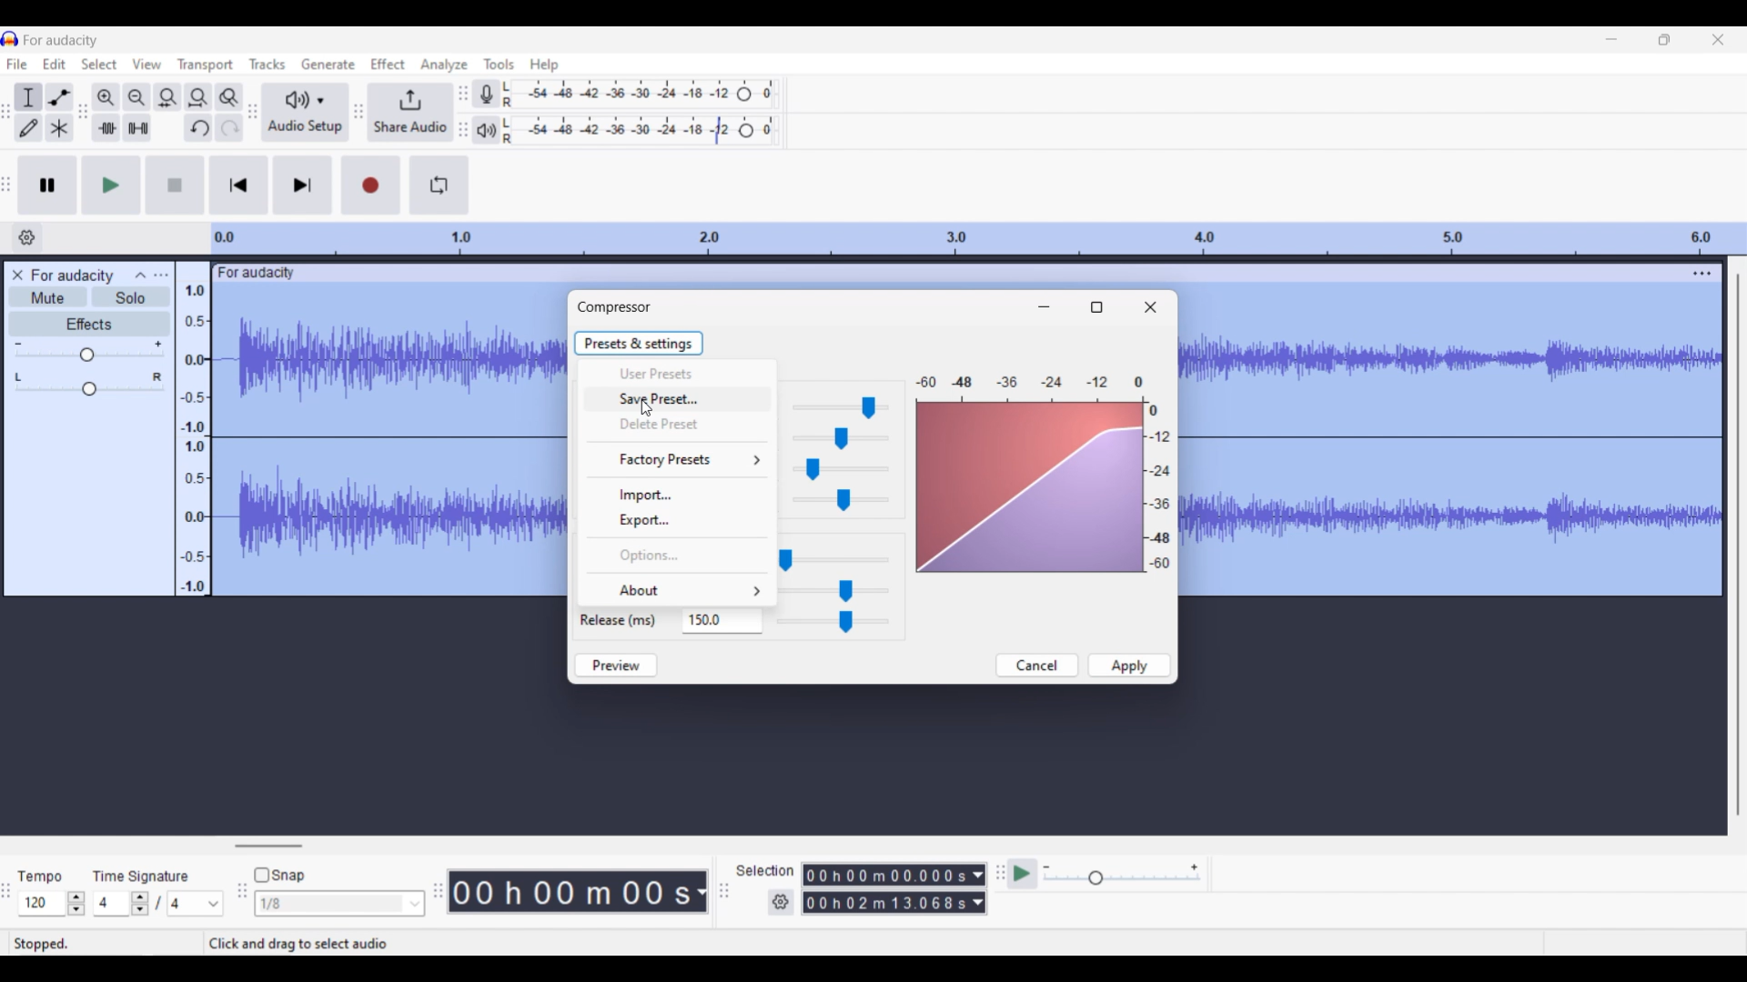 The image size is (1747, 982). I want to click on Record/Record new track, so click(370, 185).